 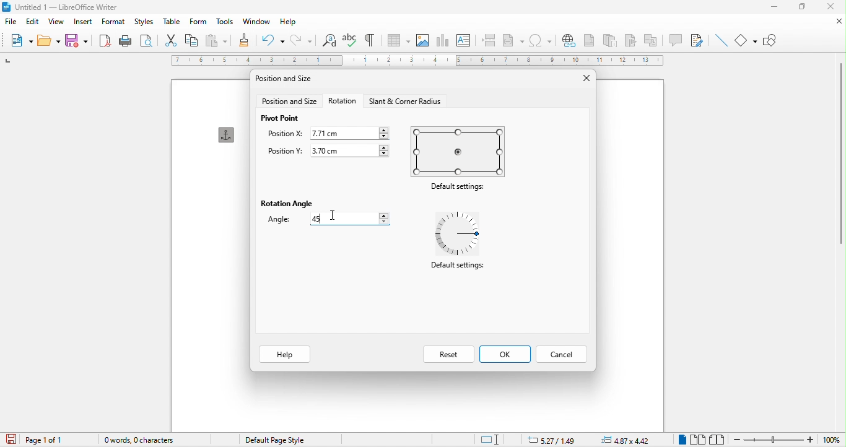 What do you see at coordinates (424, 40) in the screenshot?
I see `image` at bounding box center [424, 40].